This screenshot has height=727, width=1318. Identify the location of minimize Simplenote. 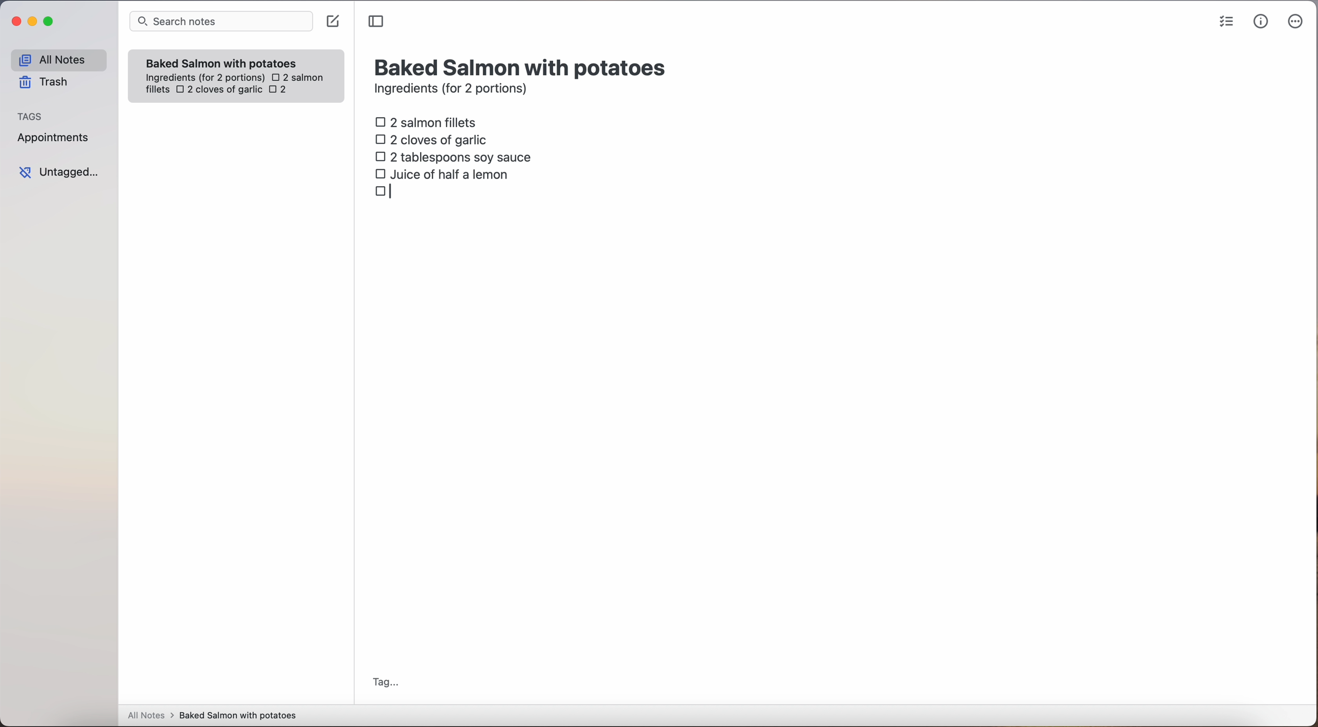
(32, 23).